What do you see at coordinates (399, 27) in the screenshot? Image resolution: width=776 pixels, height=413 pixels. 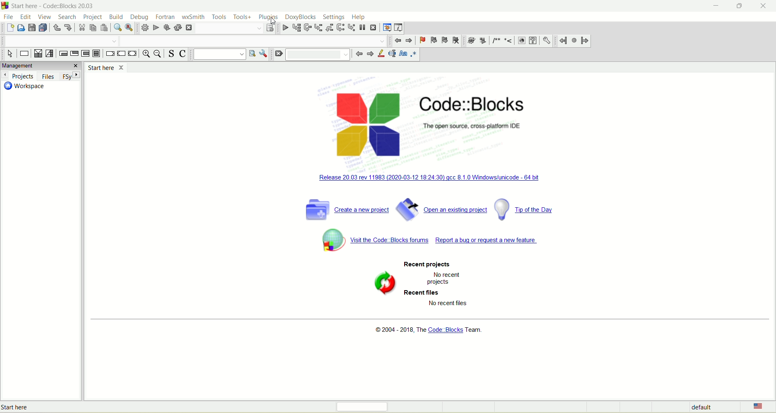 I see `various info` at bounding box center [399, 27].